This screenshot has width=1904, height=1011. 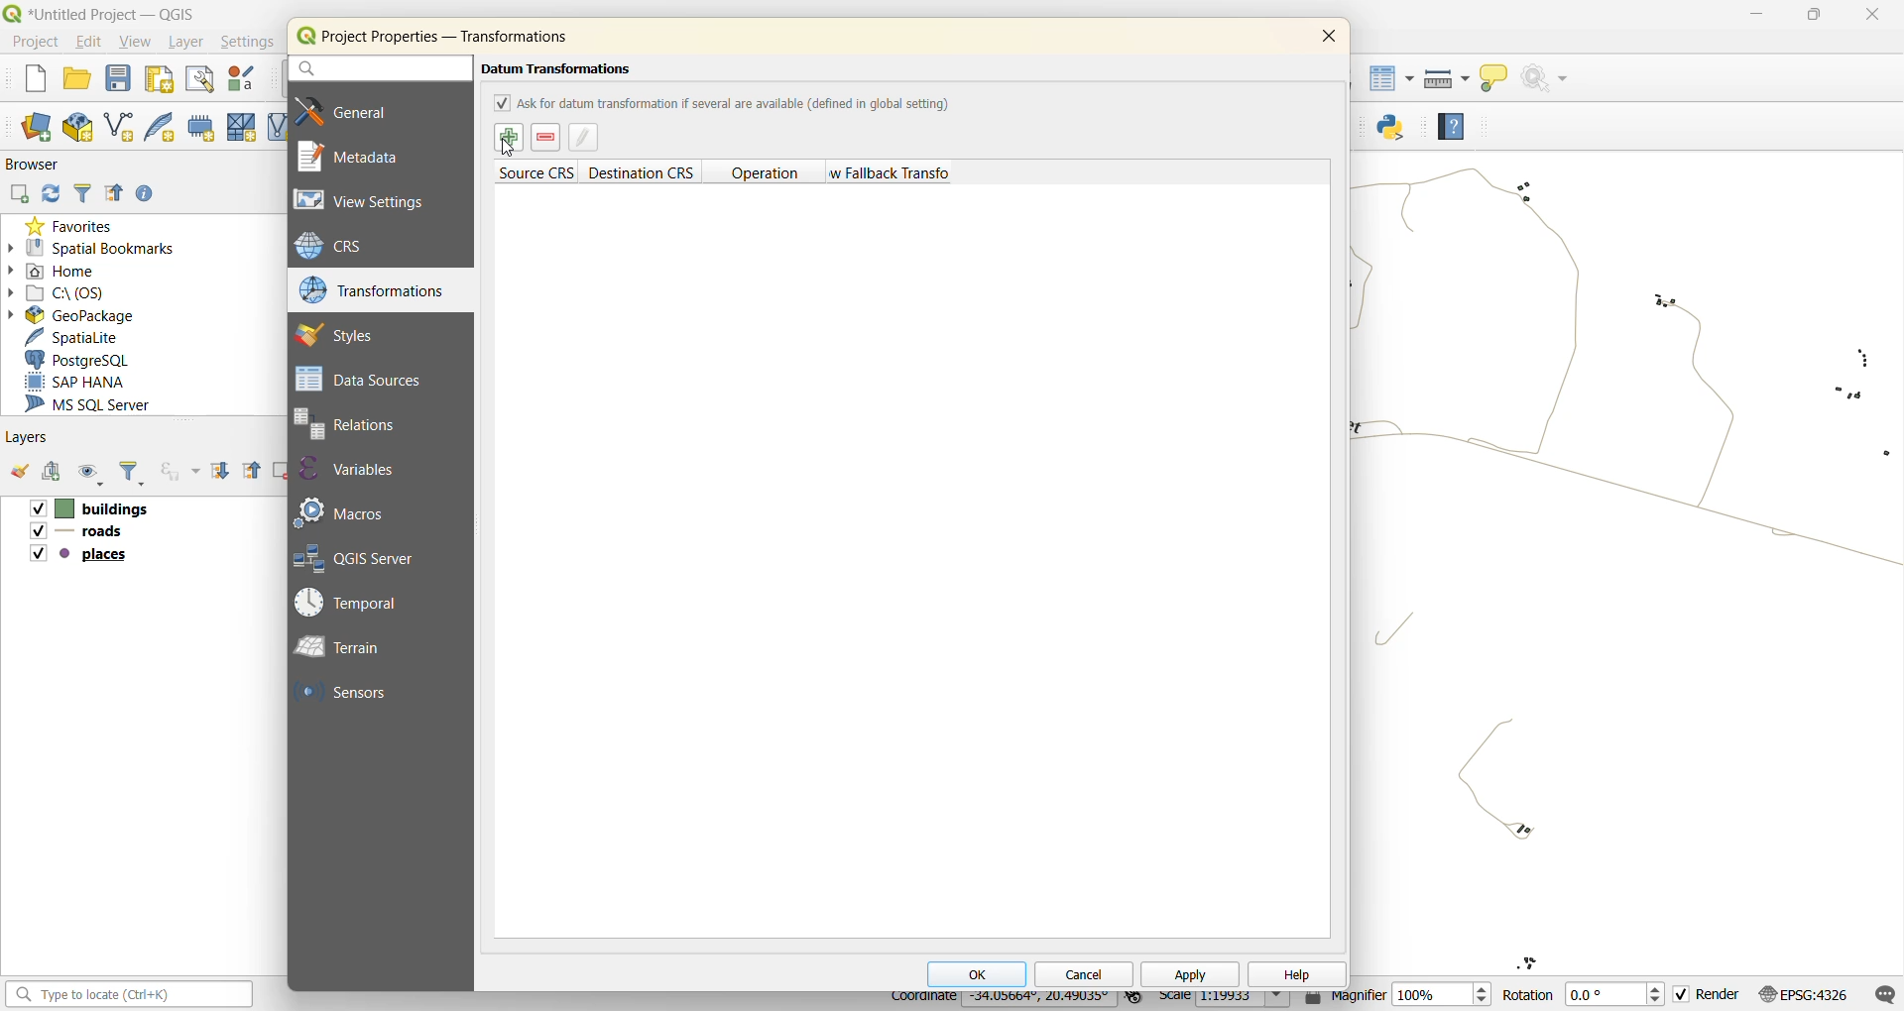 What do you see at coordinates (379, 69) in the screenshot?
I see `search` at bounding box center [379, 69].